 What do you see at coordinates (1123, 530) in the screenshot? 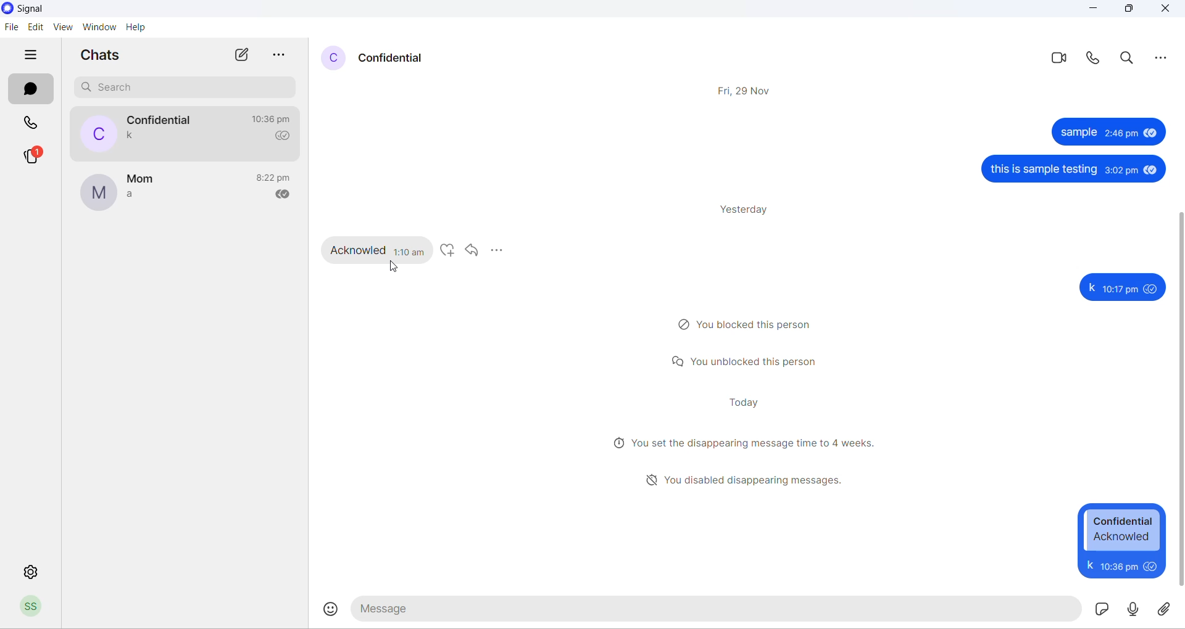
I see `Confidential Acknowled` at bounding box center [1123, 530].